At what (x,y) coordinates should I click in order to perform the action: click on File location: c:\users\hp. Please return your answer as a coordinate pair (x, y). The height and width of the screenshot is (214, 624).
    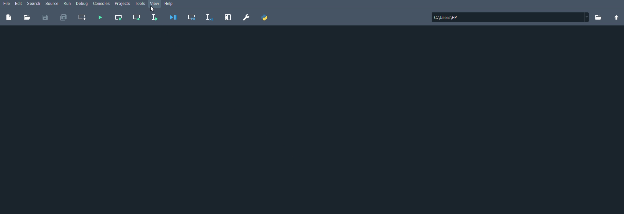
    Looking at the image, I should click on (511, 17).